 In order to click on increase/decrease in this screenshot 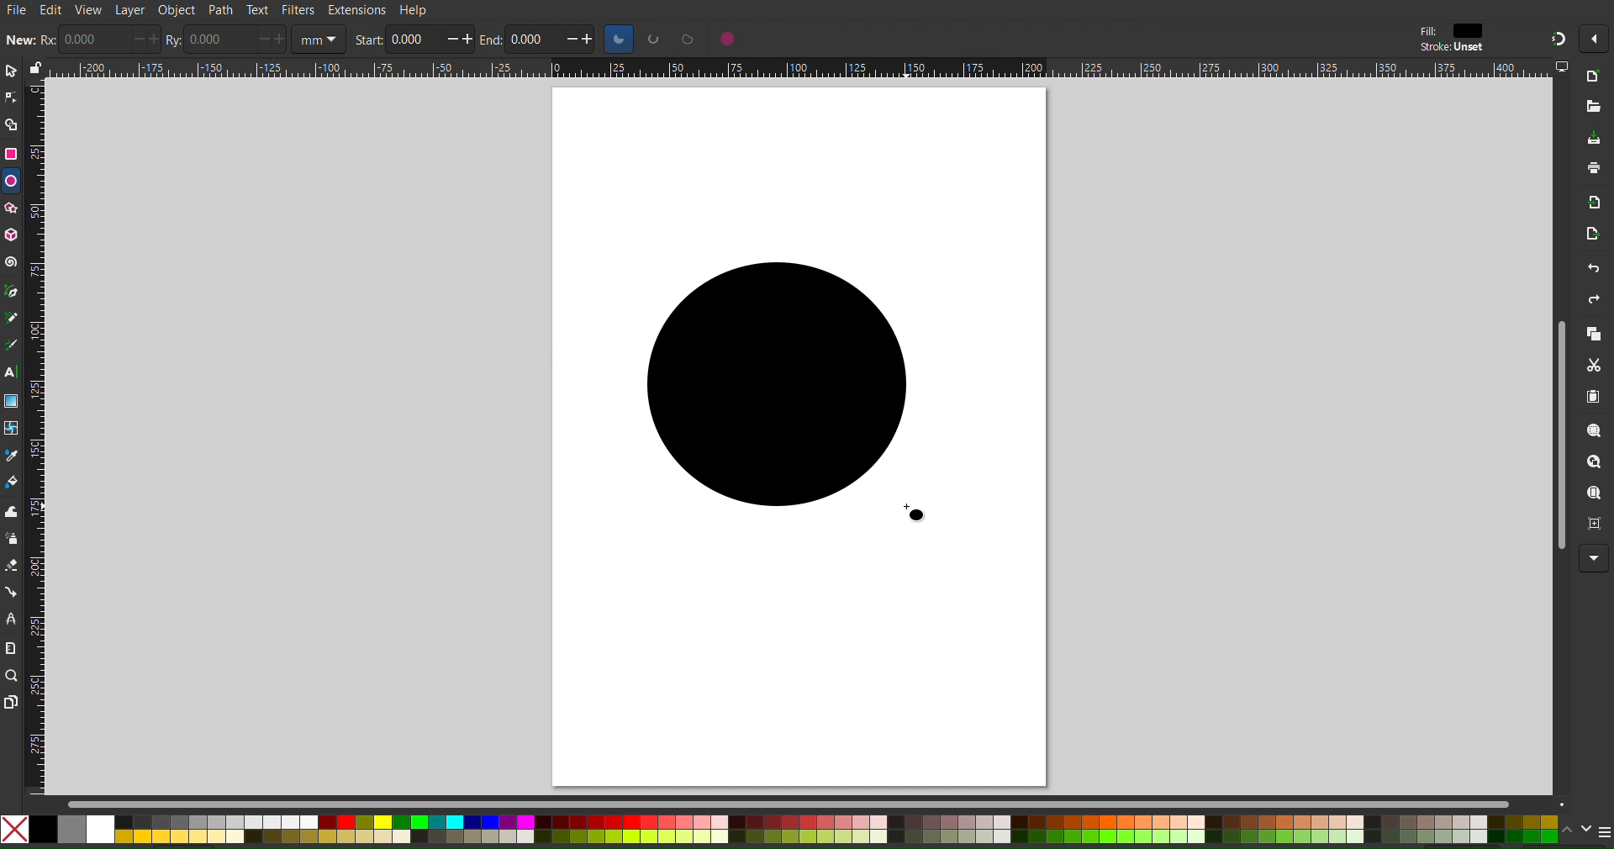, I will do `click(270, 39)`.